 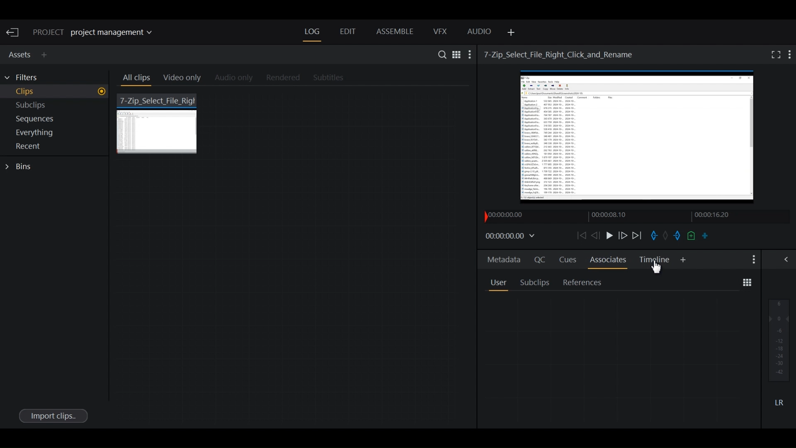 I want to click on Show Recent in current project, so click(x=56, y=147).